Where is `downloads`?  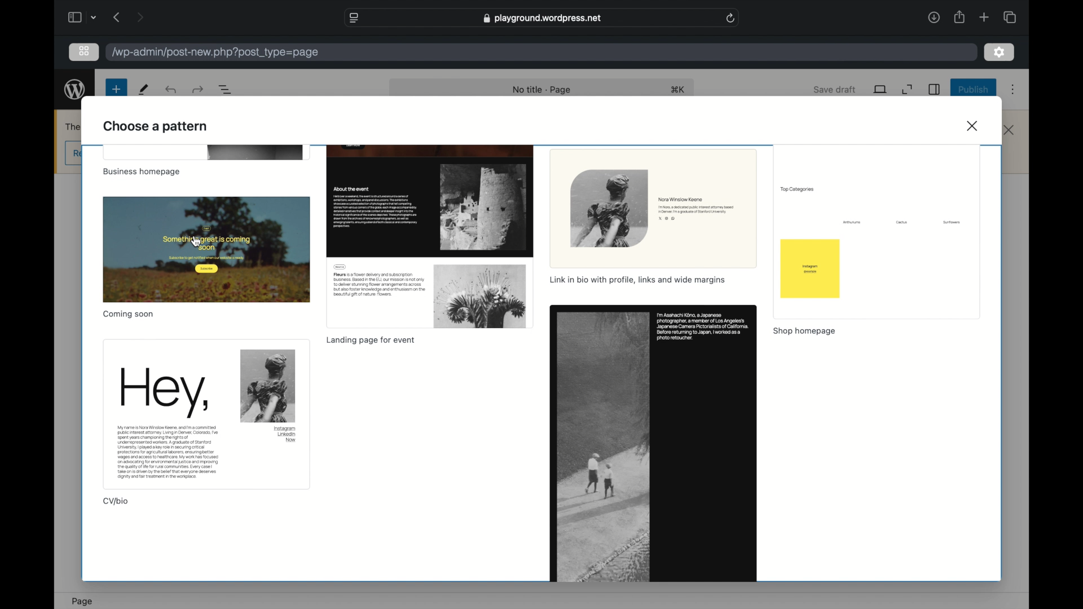
downloads is located at coordinates (934, 17).